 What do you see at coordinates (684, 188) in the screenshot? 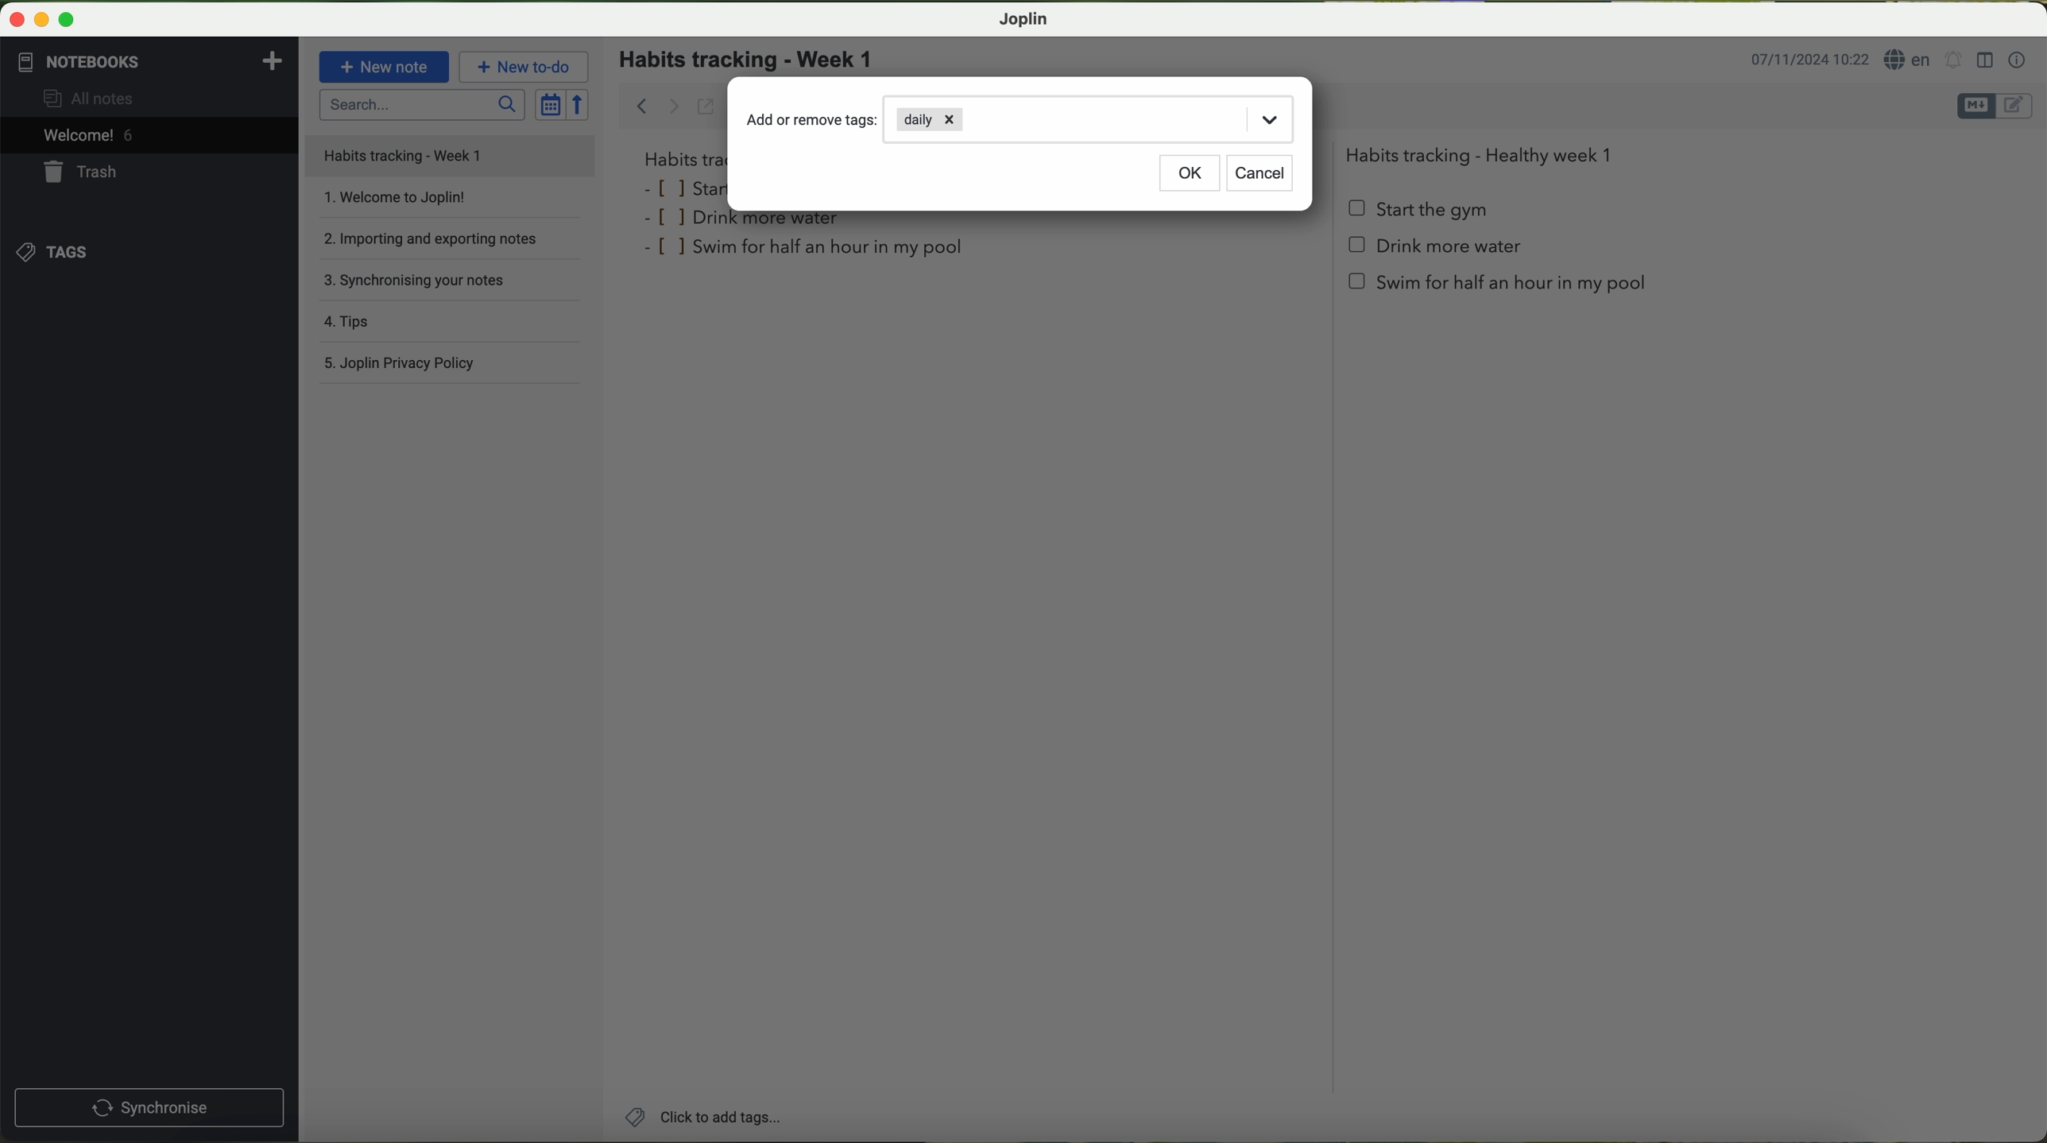
I see `star` at bounding box center [684, 188].